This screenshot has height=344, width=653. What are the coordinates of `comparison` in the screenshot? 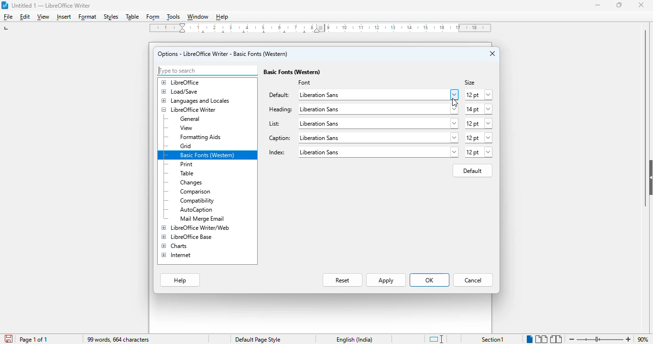 It's located at (196, 193).